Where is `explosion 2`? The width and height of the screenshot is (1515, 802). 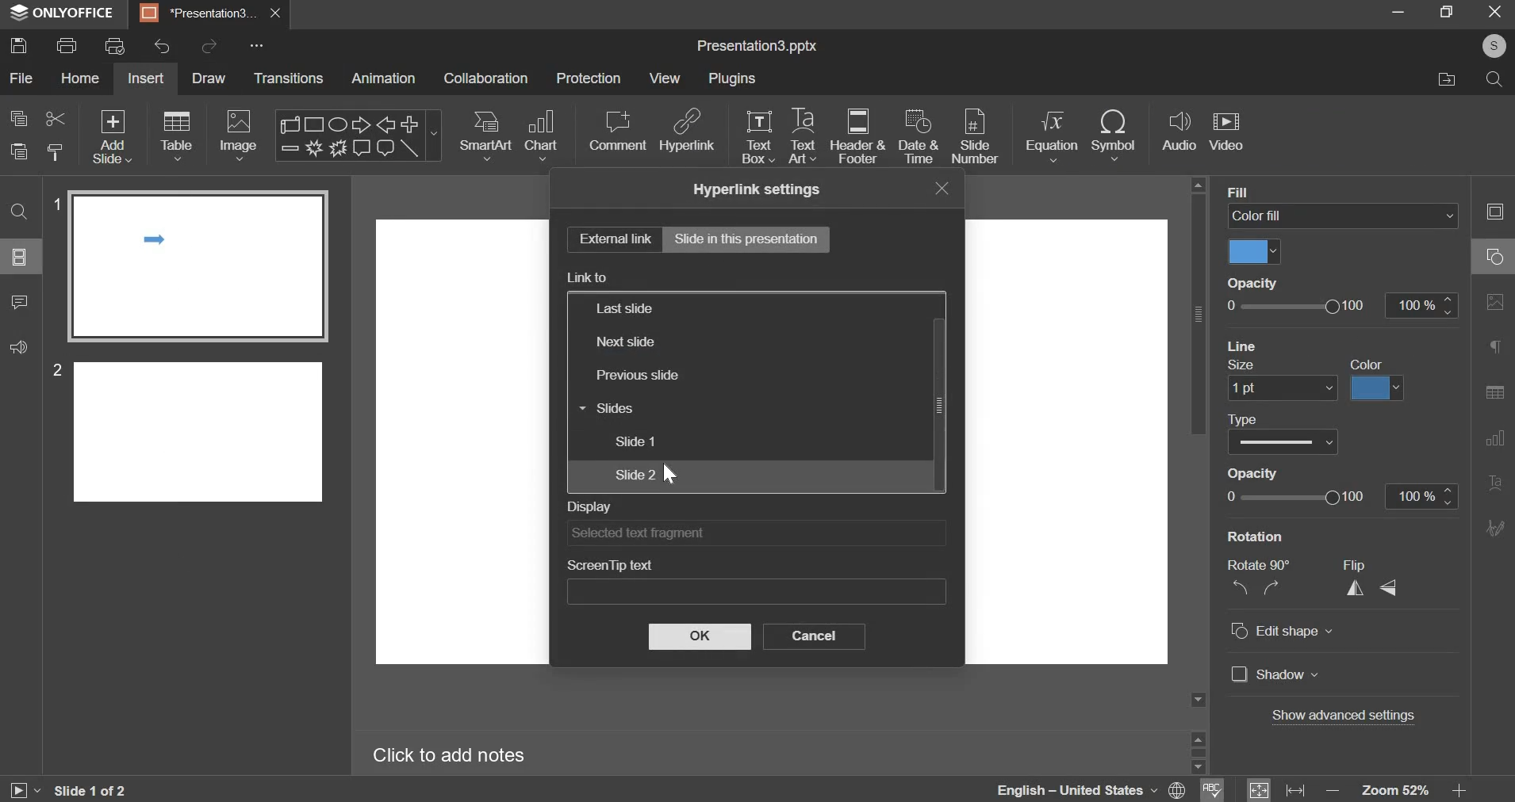
explosion 2 is located at coordinates (336, 148).